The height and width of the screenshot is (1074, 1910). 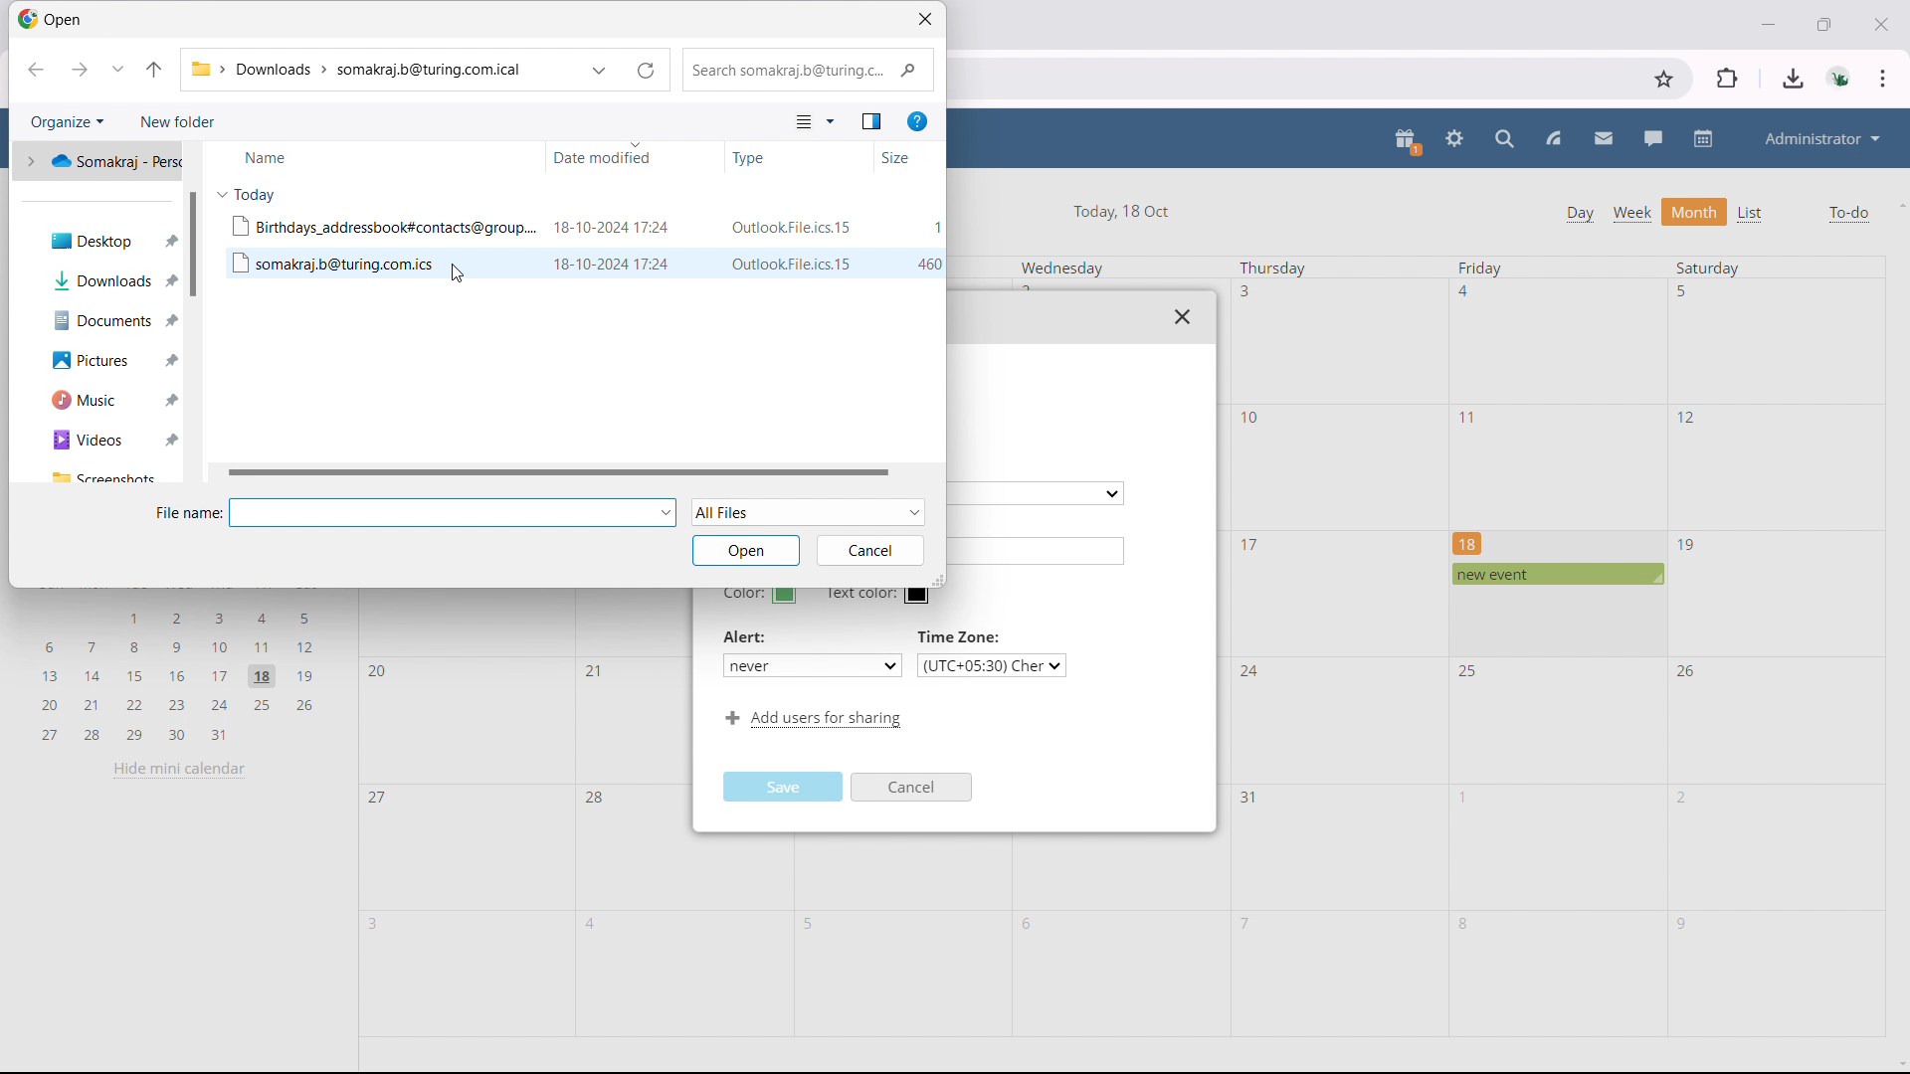 I want to click on present, so click(x=1408, y=141).